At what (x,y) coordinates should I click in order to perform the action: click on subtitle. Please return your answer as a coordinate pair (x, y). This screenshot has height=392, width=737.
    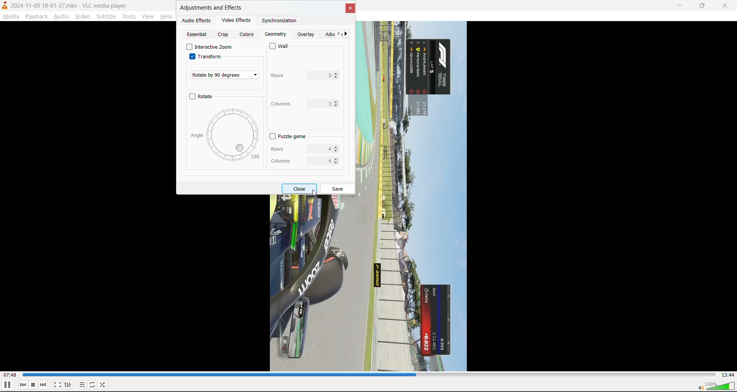
    Looking at the image, I should click on (106, 17).